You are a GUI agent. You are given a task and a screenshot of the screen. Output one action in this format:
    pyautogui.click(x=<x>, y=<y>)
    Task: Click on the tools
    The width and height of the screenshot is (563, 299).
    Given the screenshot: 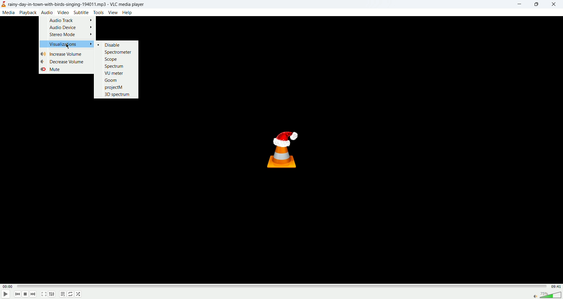 What is the action you would take?
    pyautogui.click(x=98, y=12)
    